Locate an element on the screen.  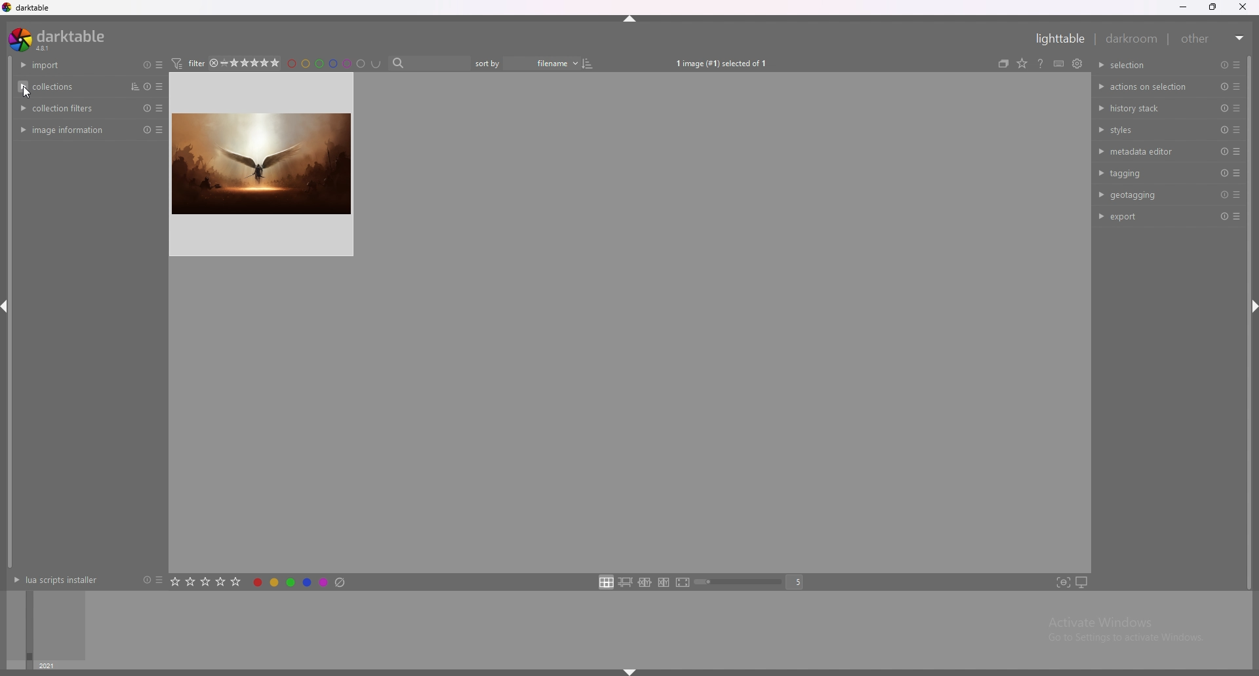
IMAGE is located at coordinates (257, 172).